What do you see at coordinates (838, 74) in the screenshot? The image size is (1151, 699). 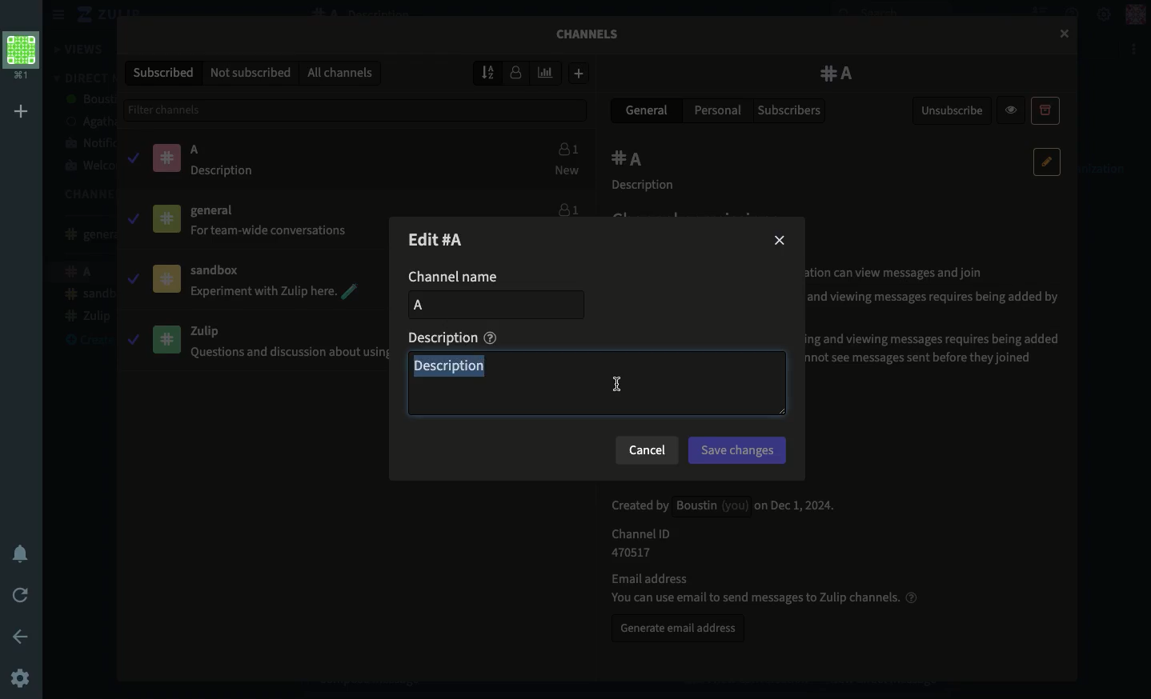 I see `A` at bounding box center [838, 74].